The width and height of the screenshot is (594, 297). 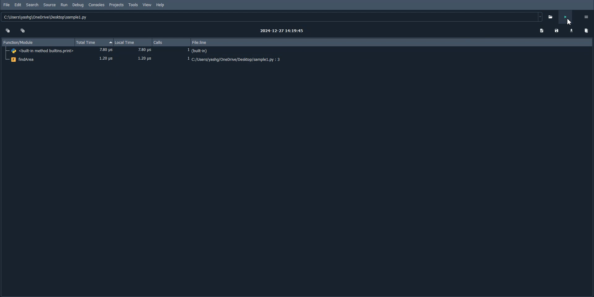 What do you see at coordinates (587, 17) in the screenshot?
I see `Options` at bounding box center [587, 17].